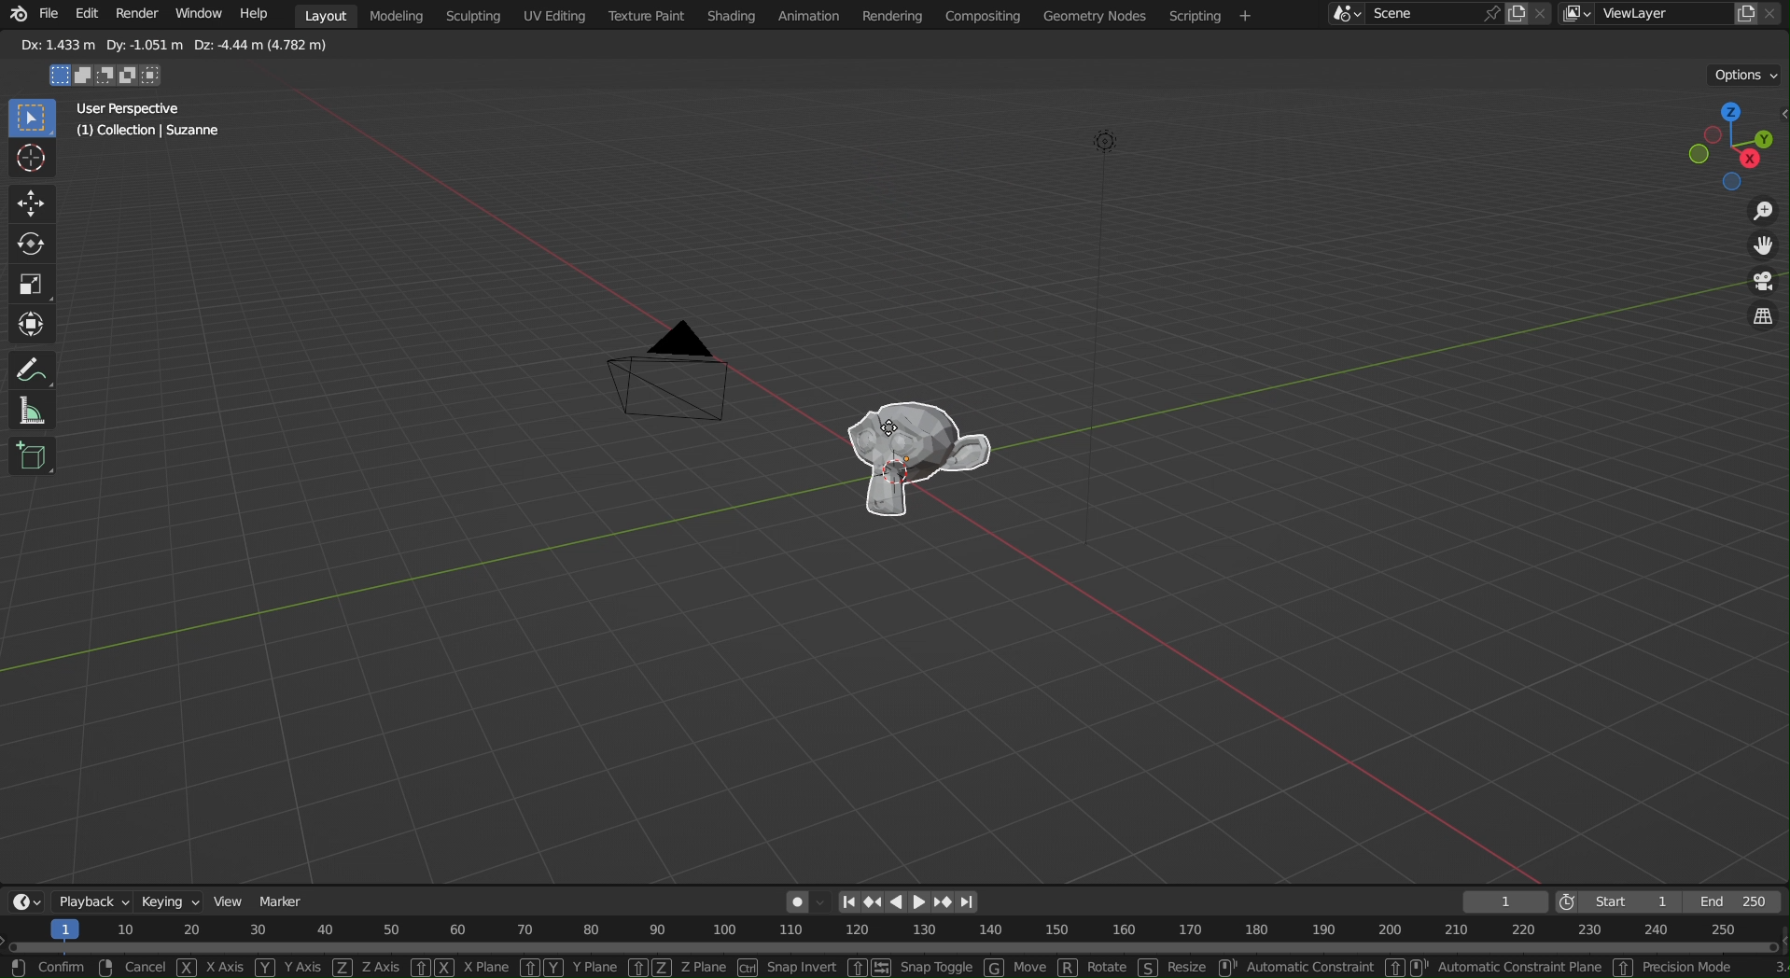 This screenshot has width=1790, height=978. I want to click on shift and X, so click(431, 968).